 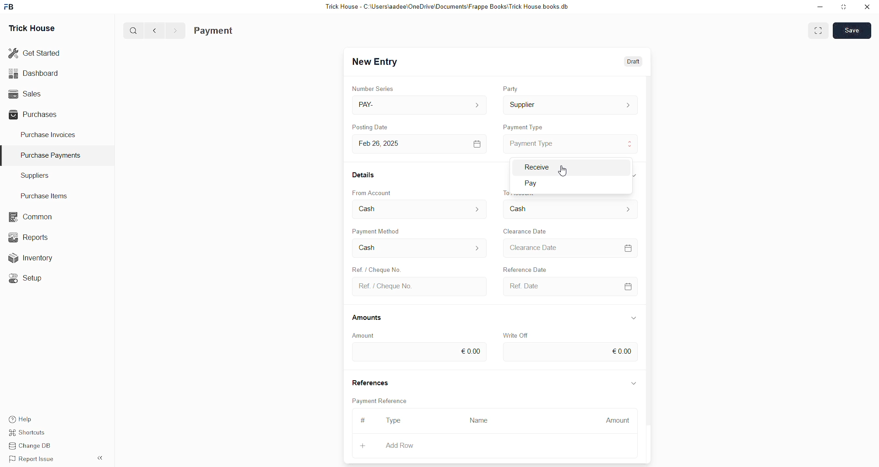 What do you see at coordinates (29, 216) in the screenshot?
I see `Common` at bounding box center [29, 216].